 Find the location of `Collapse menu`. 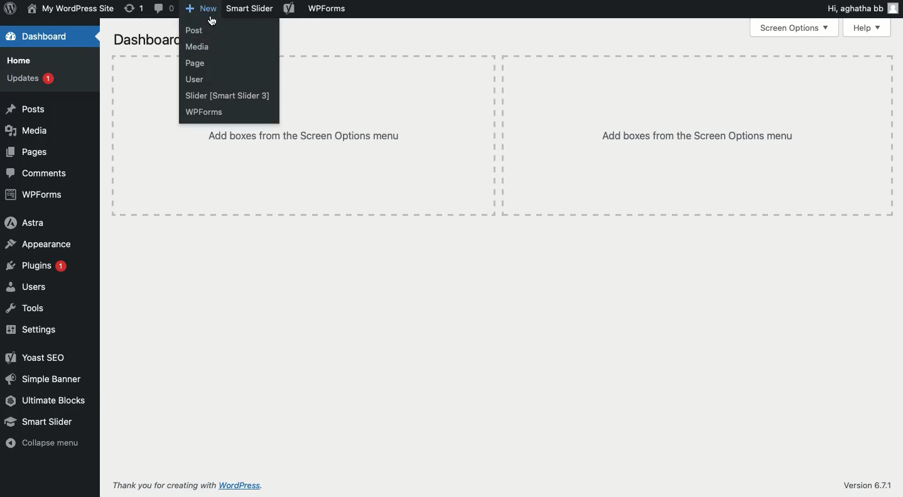

Collapse menu is located at coordinates (41, 442).